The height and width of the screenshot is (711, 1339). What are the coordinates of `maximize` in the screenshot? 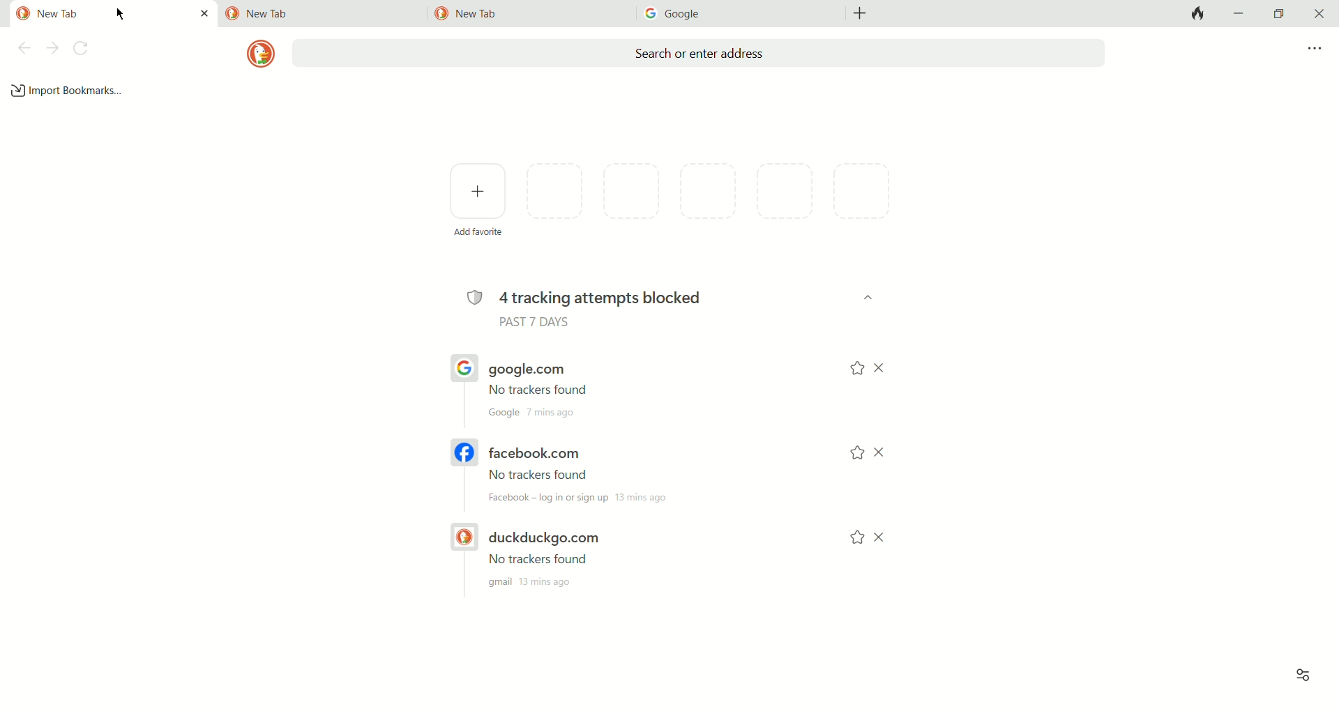 It's located at (1277, 15).